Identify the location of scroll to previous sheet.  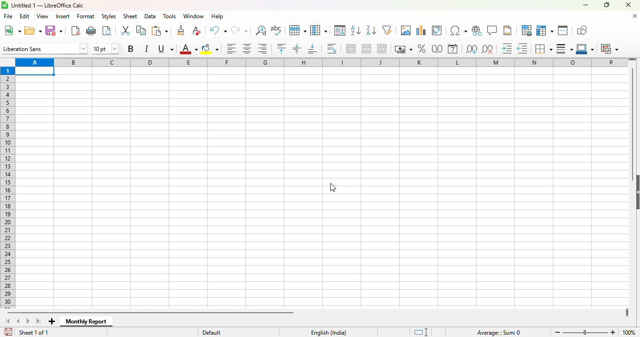
(18, 322).